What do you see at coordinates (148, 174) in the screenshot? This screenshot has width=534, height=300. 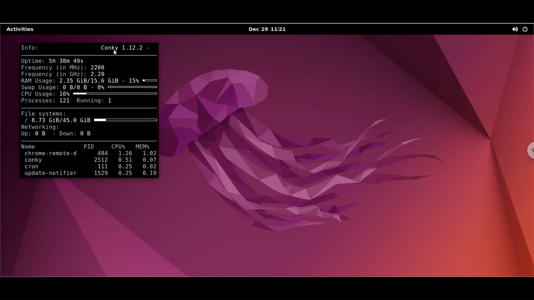 I see `0.19` at bounding box center [148, 174].